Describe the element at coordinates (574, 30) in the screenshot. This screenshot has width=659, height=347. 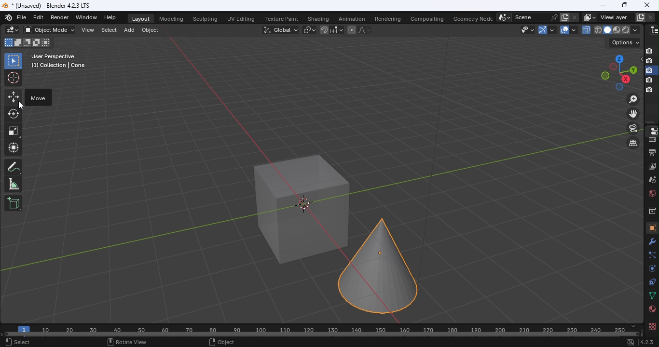
I see `Overlays` at that location.